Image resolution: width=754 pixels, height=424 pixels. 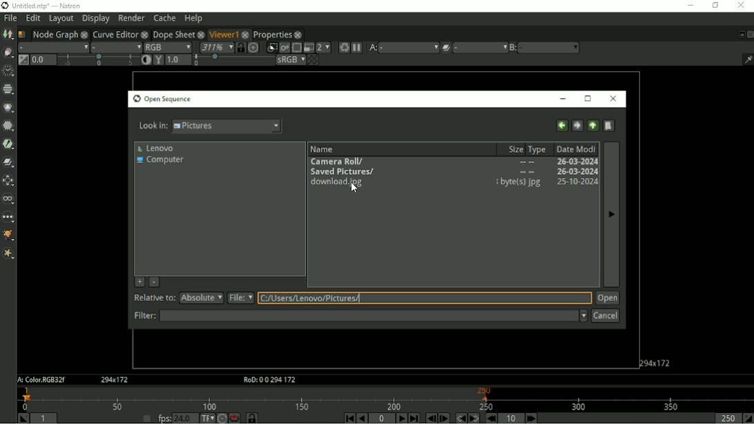 I want to click on Alpha channel, so click(x=117, y=47).